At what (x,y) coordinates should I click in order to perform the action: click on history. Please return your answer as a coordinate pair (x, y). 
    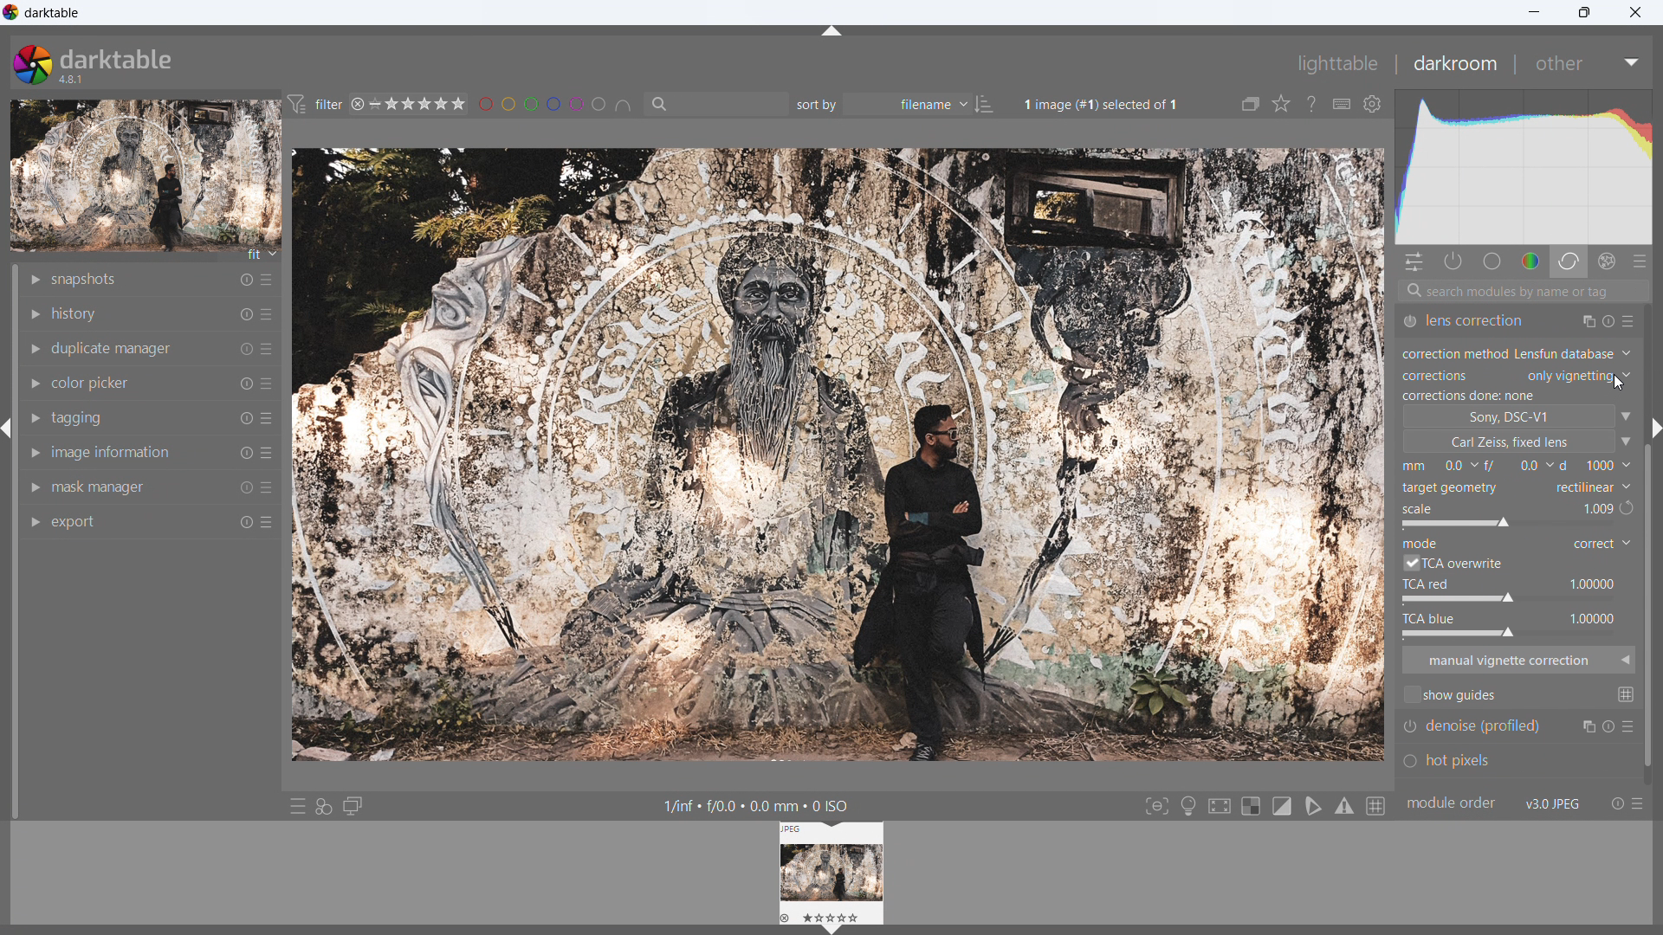
    Looking at the image, I should click on (75, 313).